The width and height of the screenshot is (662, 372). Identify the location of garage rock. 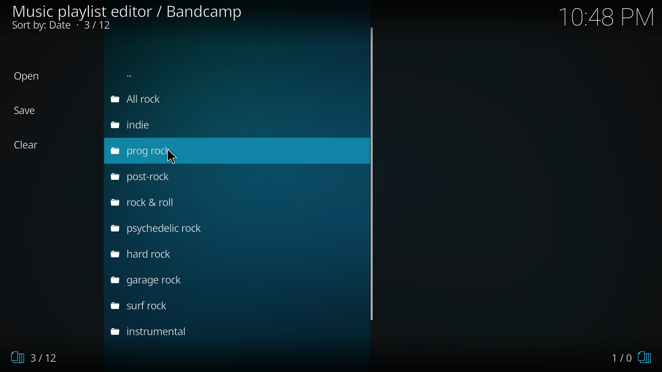
(154, 281).